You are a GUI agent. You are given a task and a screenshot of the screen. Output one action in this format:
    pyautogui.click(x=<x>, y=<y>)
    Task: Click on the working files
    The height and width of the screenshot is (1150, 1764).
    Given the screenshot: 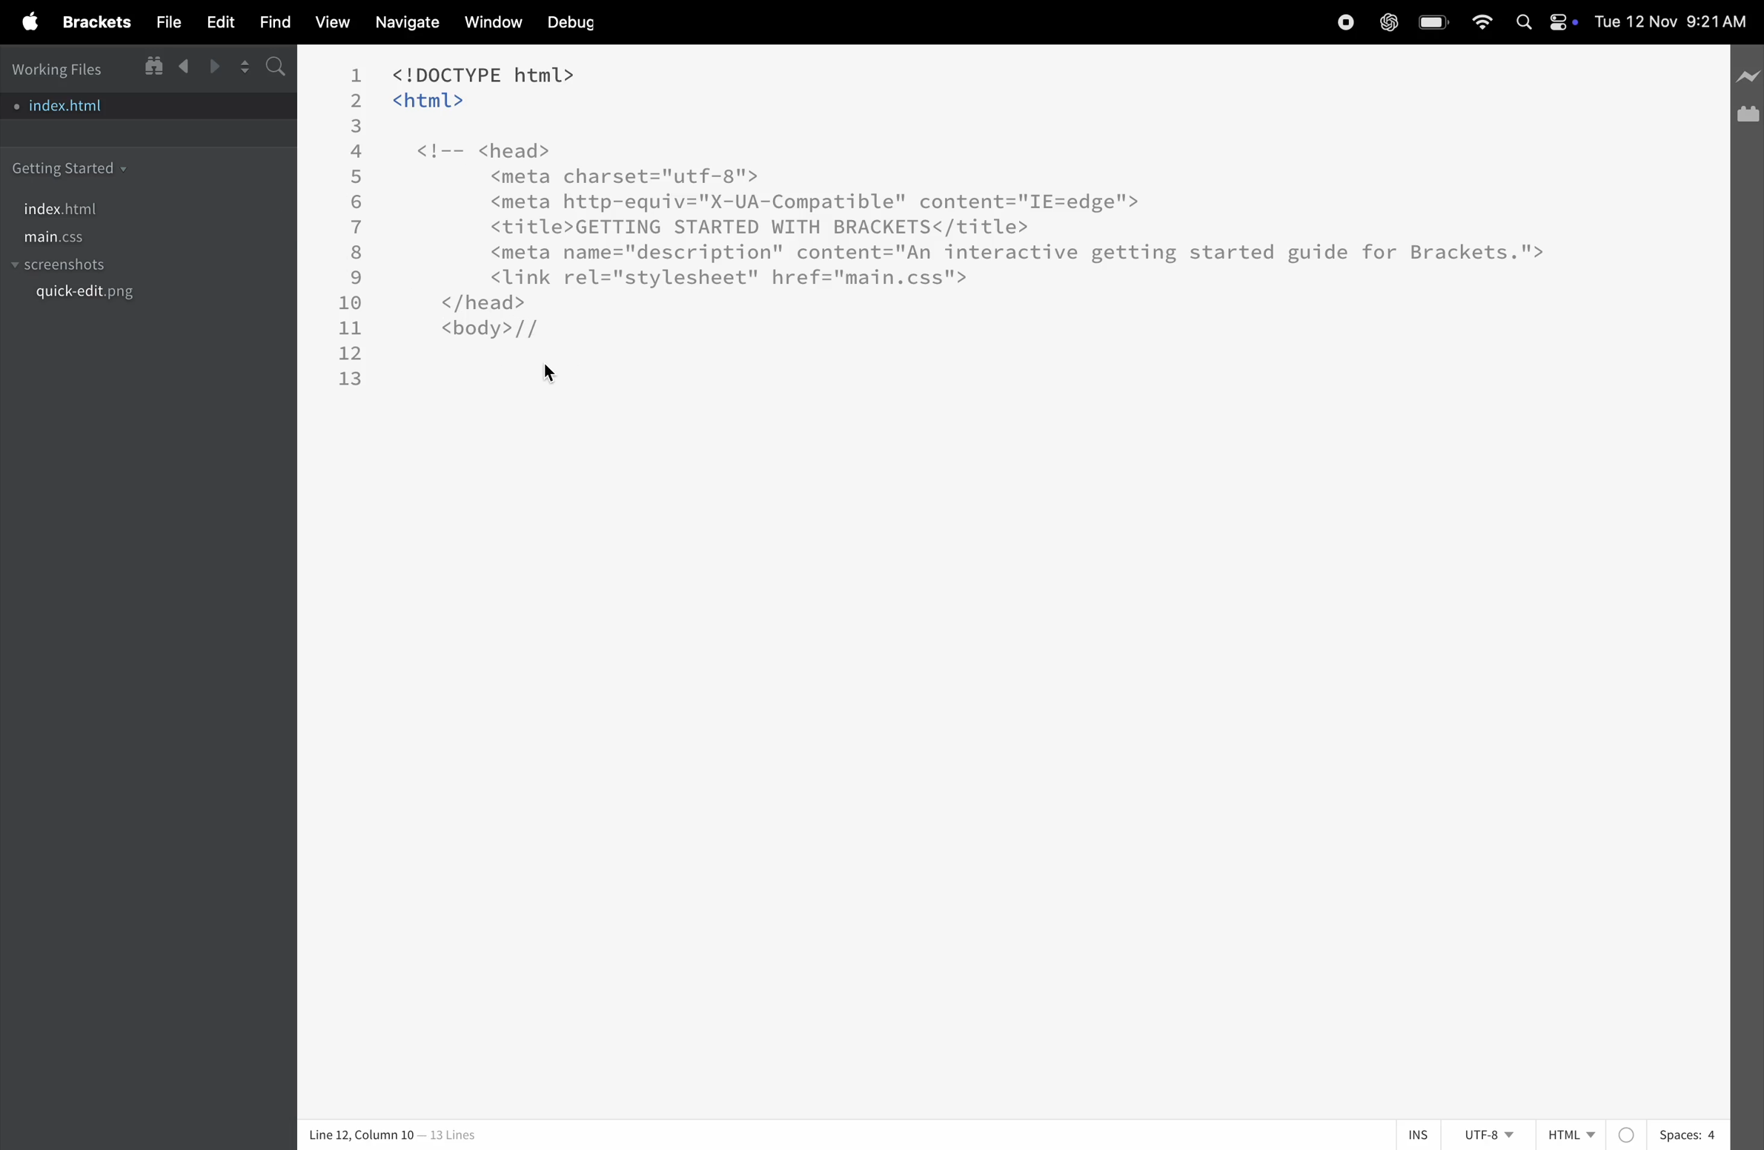 What is the action you would take?
    pyautogui.click(x=65, y=67)
    